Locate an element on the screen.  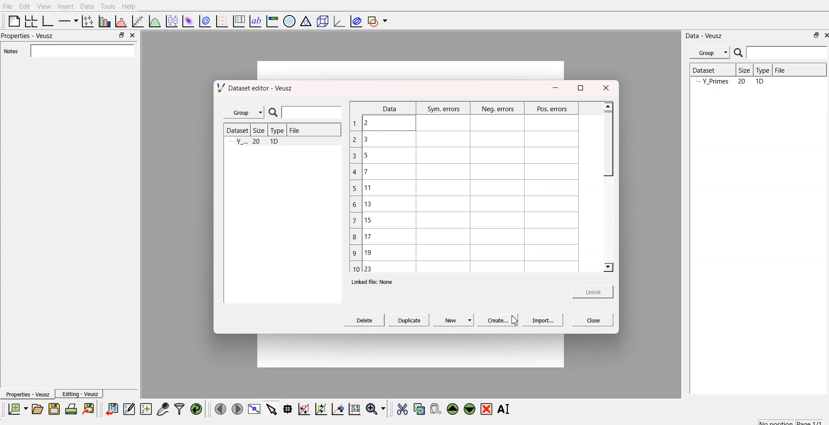
maximize is located at coordinates (813, 35).